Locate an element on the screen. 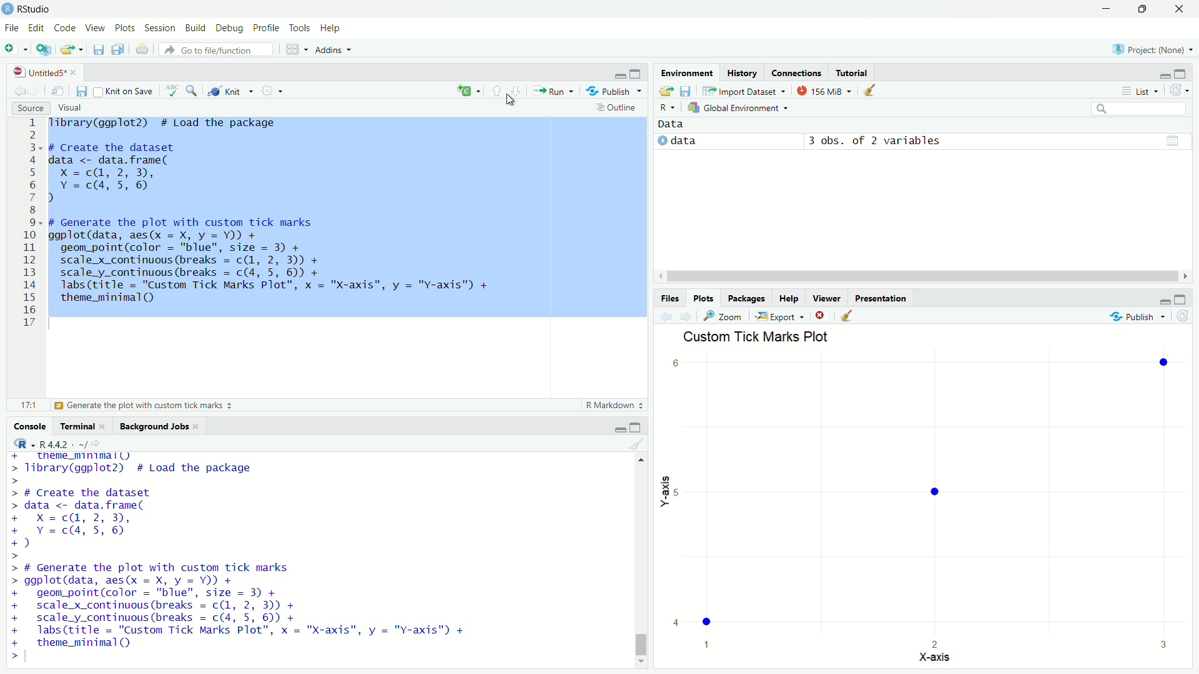 Image resolution: width=1199 pixels, height=674 pixels. minimize is located at coordinates (618, 76).